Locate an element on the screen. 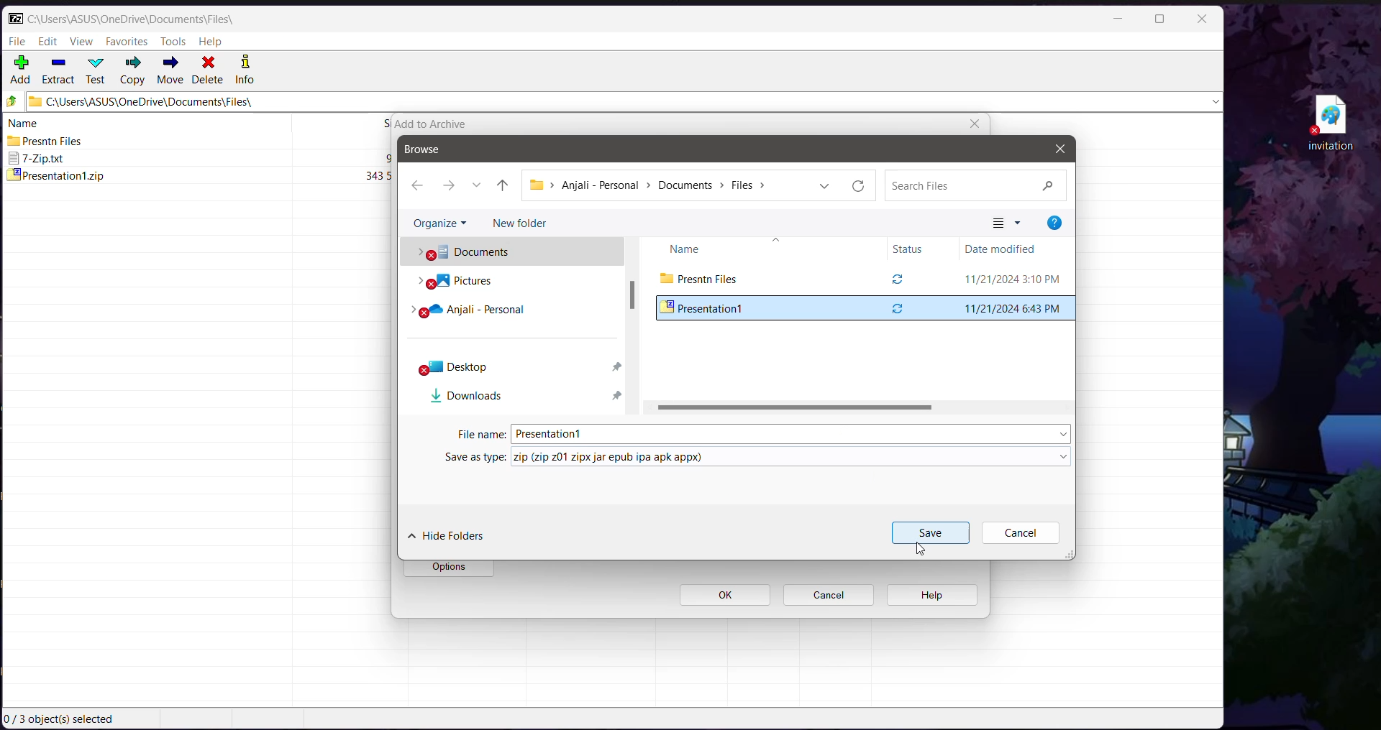 The width and height of the screenshot is (1381, 730). Change your view is located at coordinates (1006, 223).